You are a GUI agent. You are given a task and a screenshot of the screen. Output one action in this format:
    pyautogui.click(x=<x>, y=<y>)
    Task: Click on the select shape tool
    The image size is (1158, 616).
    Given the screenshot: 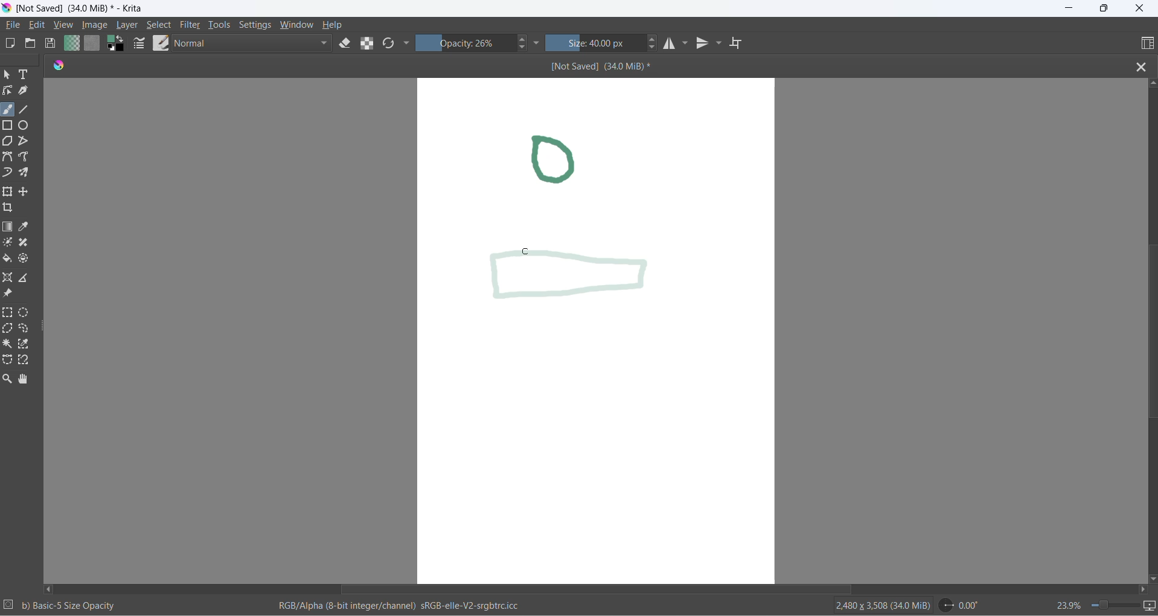 What is the action you would take?
    pyautogui.click(x=9, y=76)
    